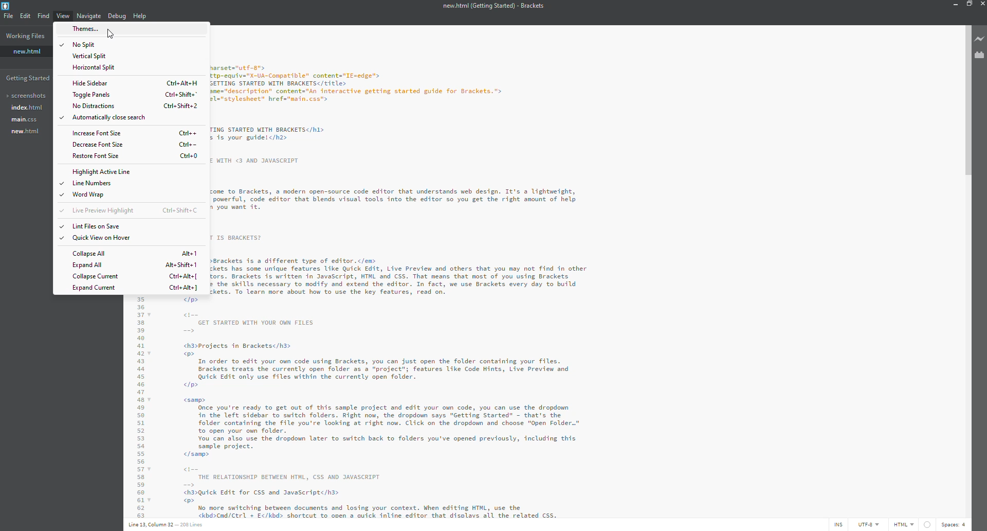 The image size is (987, 531). I want to click on highlight active lines, so click(102, 171).